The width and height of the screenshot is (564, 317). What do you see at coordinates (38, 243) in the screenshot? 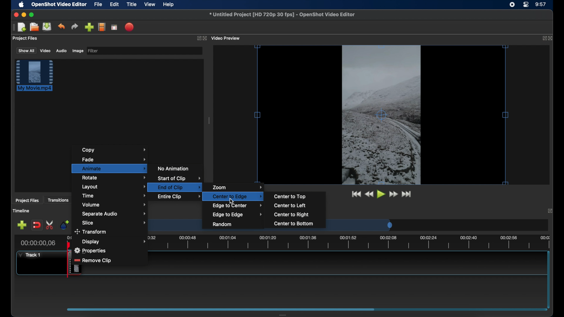
I see `current time indicator` at bounding box center [38, 243].